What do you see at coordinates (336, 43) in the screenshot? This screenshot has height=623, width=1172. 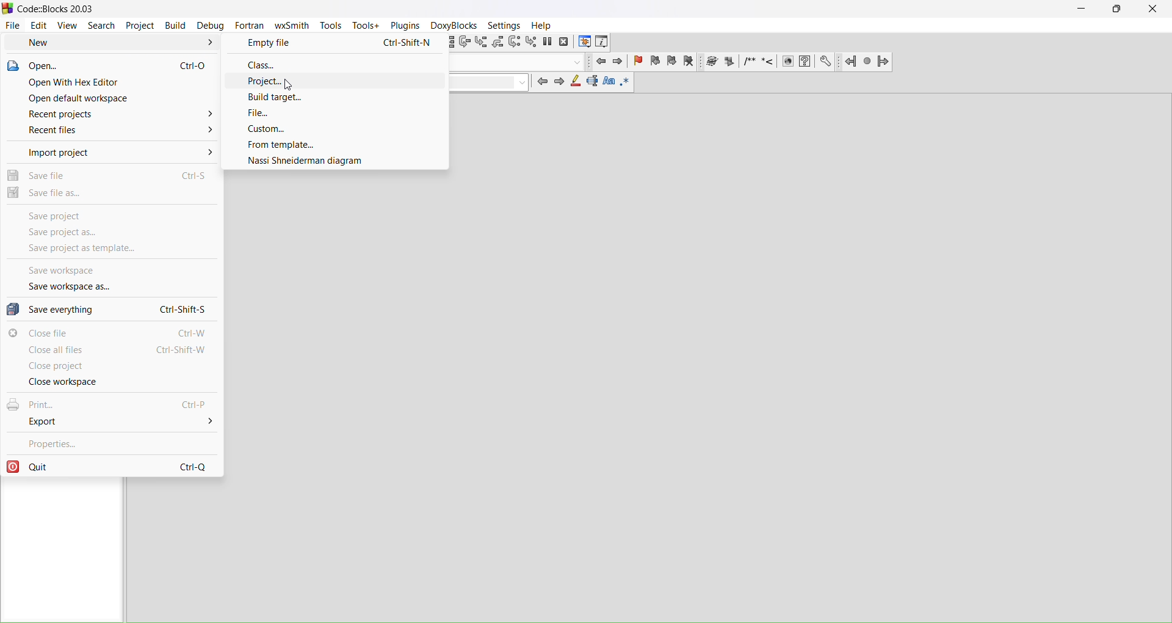 I see `empty file` at bounding box center [336, 43].